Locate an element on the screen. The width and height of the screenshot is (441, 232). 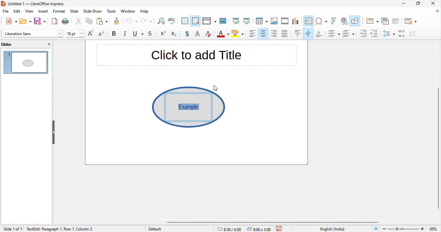
format is located at coordinates (59, 12).